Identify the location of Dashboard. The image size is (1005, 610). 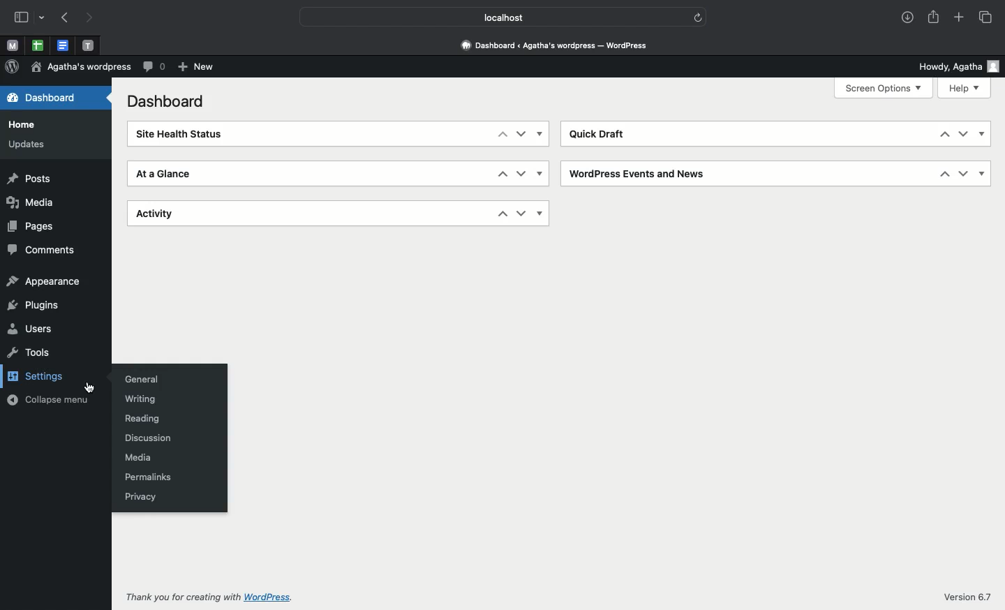
(554, 45).